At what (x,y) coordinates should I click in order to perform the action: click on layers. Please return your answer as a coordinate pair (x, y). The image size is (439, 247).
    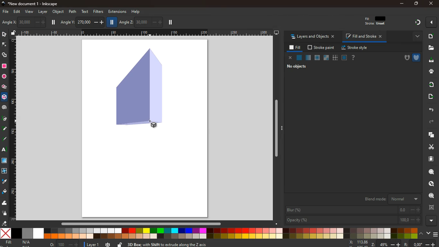
    Looking at the image, I should click on (430, 135).